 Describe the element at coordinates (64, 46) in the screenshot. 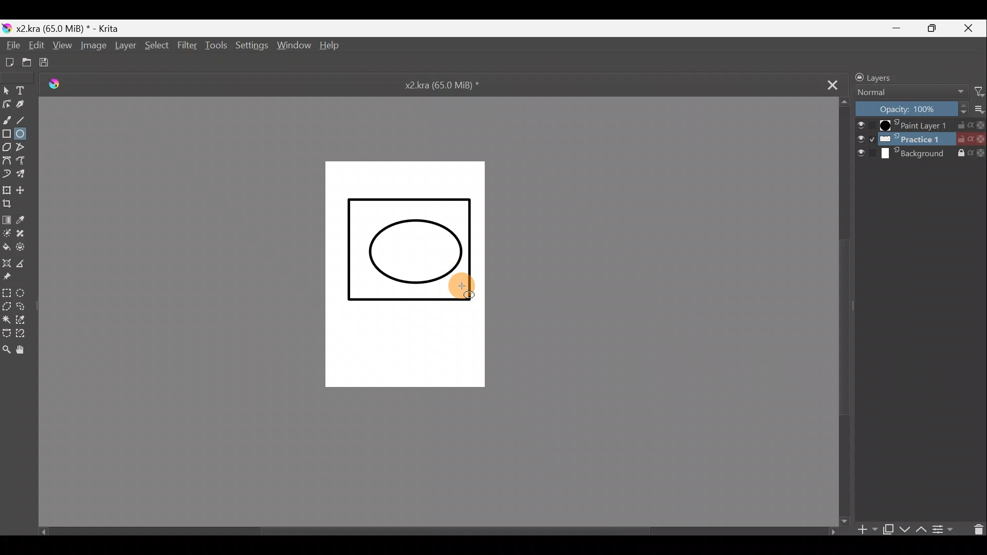

I see `View` at that location.